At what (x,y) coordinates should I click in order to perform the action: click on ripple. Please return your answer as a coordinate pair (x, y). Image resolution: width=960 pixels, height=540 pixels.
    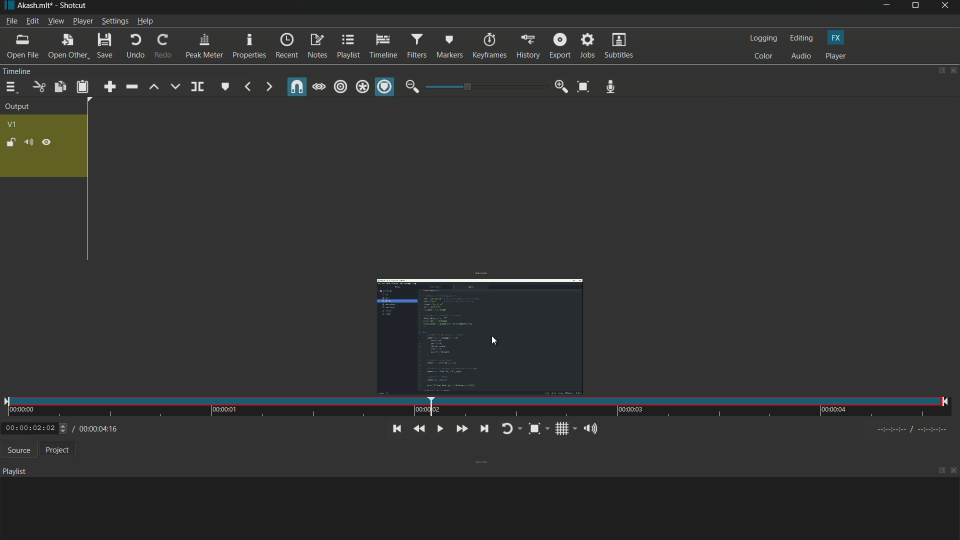
    Looking at the image, I should click on (341, 87).